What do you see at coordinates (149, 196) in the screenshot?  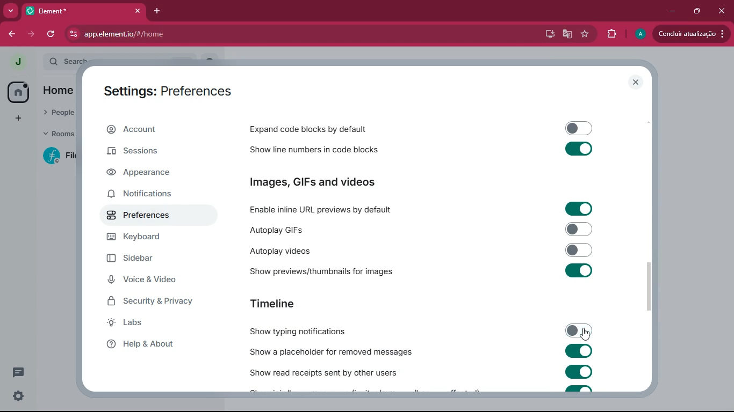 I see `notifications` at bounding box center [149, 196].